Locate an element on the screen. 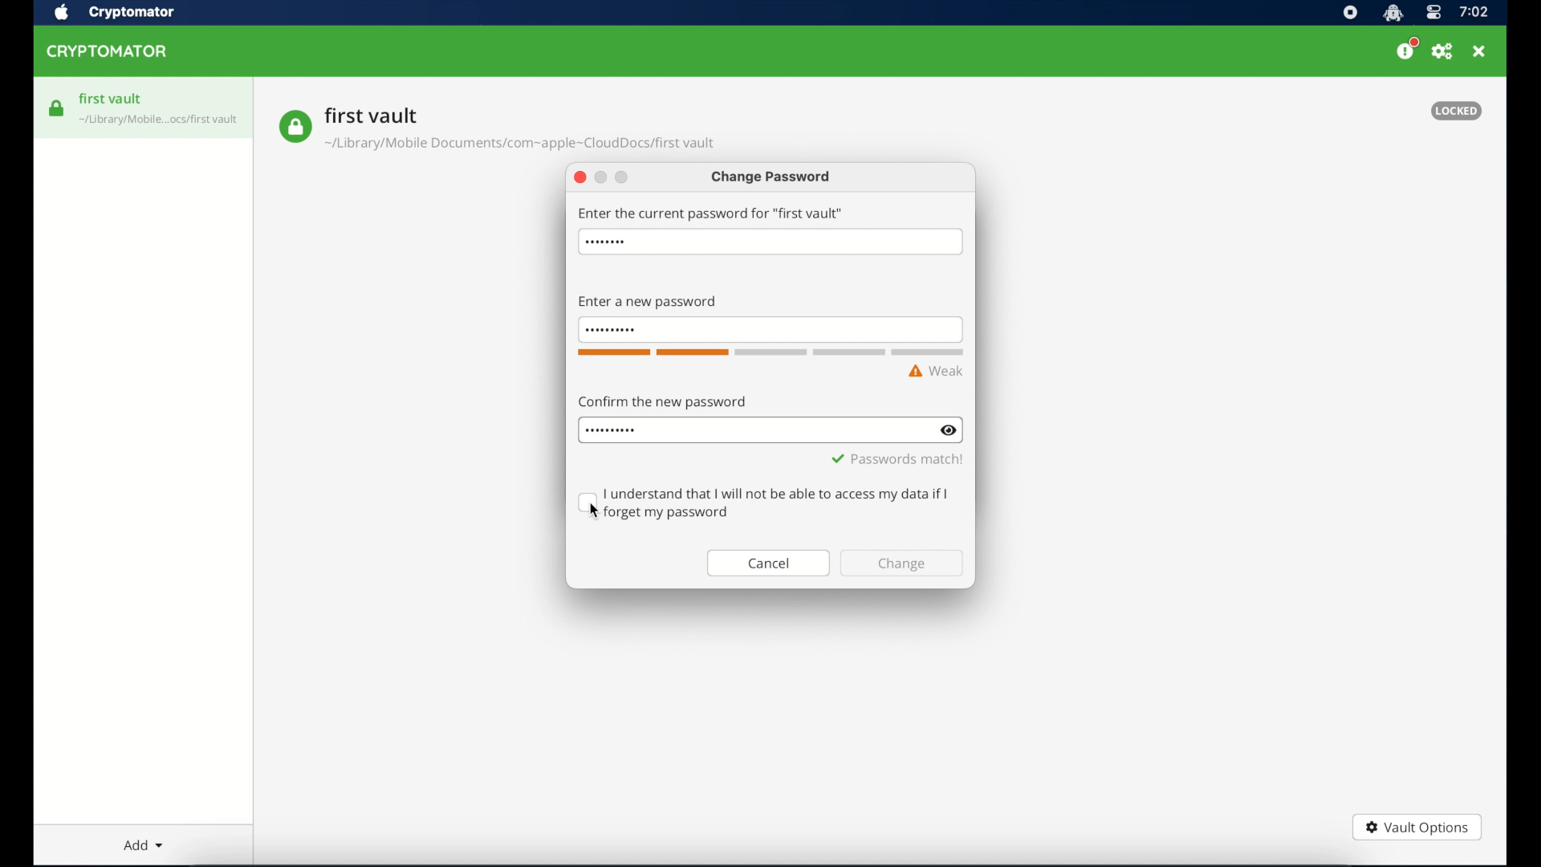 Image resolution: width=1541 pixels, height=867 pixels. add dropdown is located at coordinates (144, 845).